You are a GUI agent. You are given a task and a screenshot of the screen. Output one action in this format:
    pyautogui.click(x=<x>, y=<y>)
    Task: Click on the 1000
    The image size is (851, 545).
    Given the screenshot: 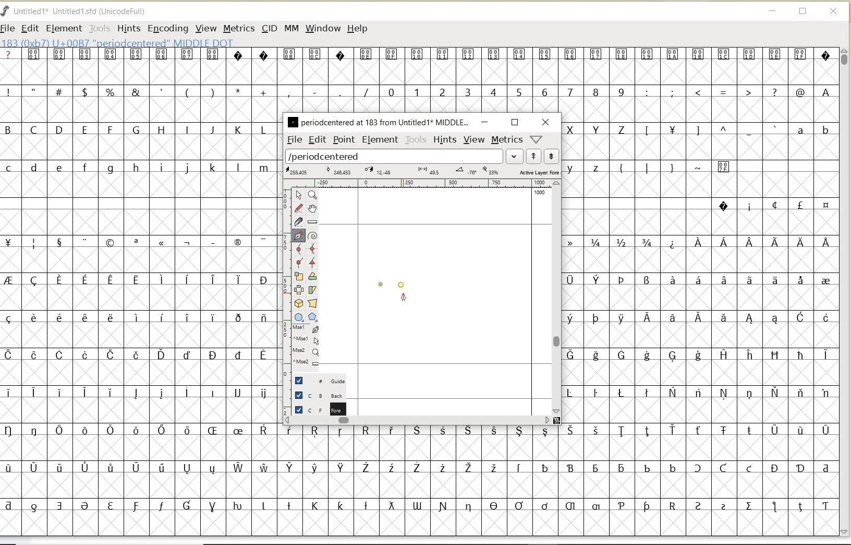 What is the action you would take?
    pyautogui.click(x=540, y=194)
    